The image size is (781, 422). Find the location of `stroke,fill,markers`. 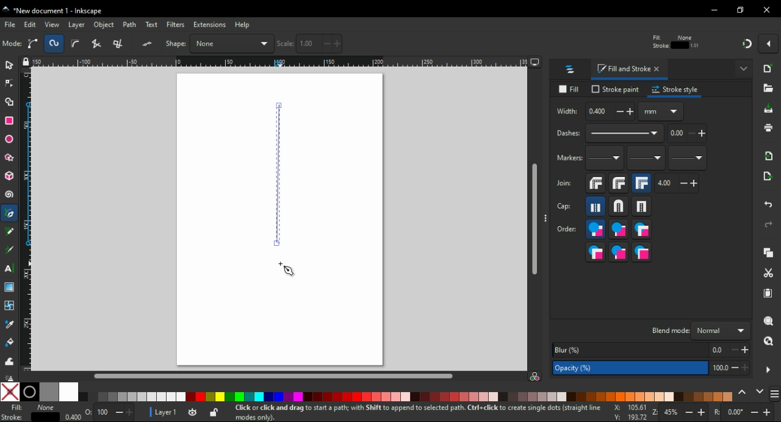

stroke,fill,markers is located at coordinates (619, 230).